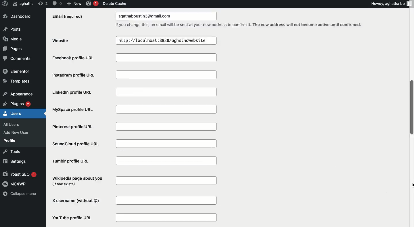 Image resolution: width=414 pixels, height=227 pixels. What do you see at coordinates (10, 140) in the screenshot?
I see `Profile` at bounding box center [10, 140].